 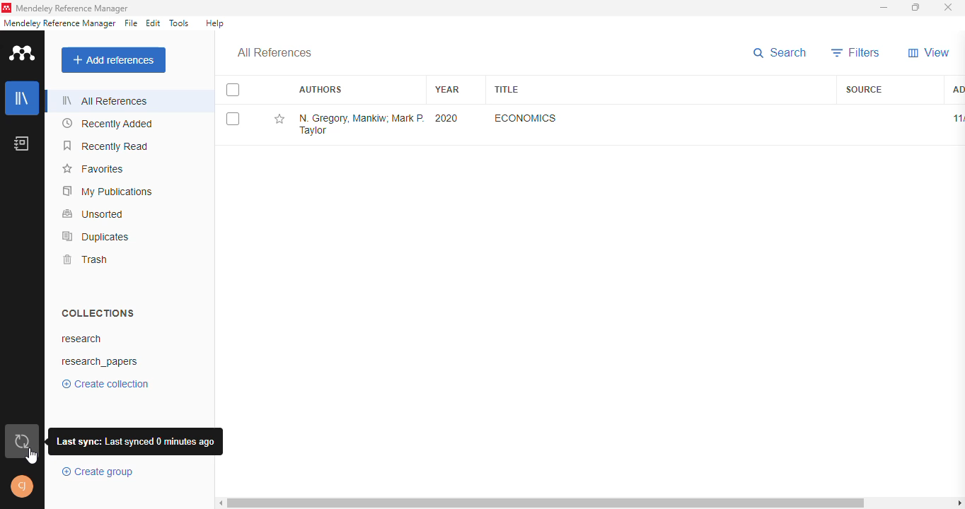 I want to click on library, so click(x=22, y=98).